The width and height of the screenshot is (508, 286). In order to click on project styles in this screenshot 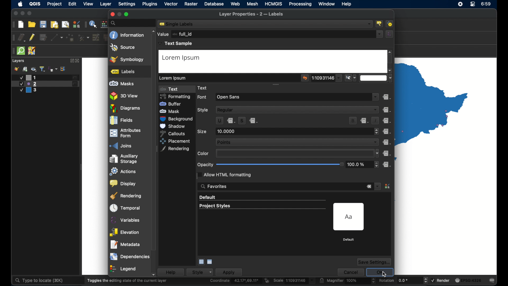, I will do `click(214, 206)`.